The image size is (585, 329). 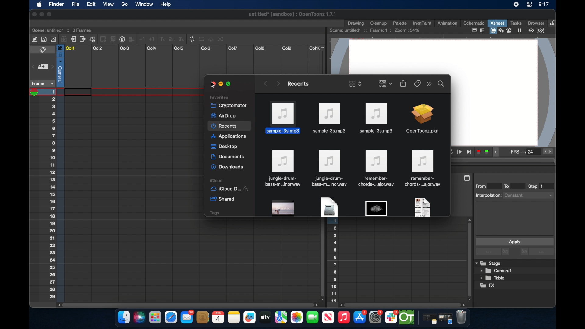 I want to click on favorites, so click(x=219, y=97).